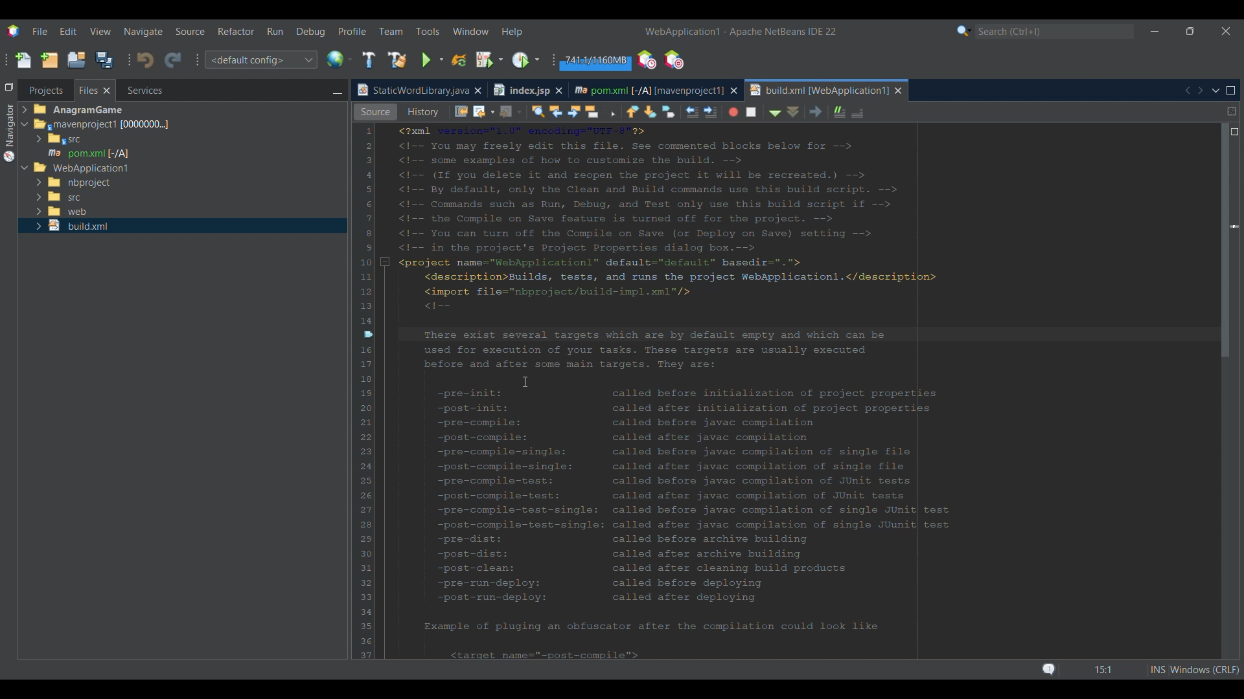 The width and height of the screenshot is (1244, 699). I want to click on IDE's default browser, so click(340, 60).